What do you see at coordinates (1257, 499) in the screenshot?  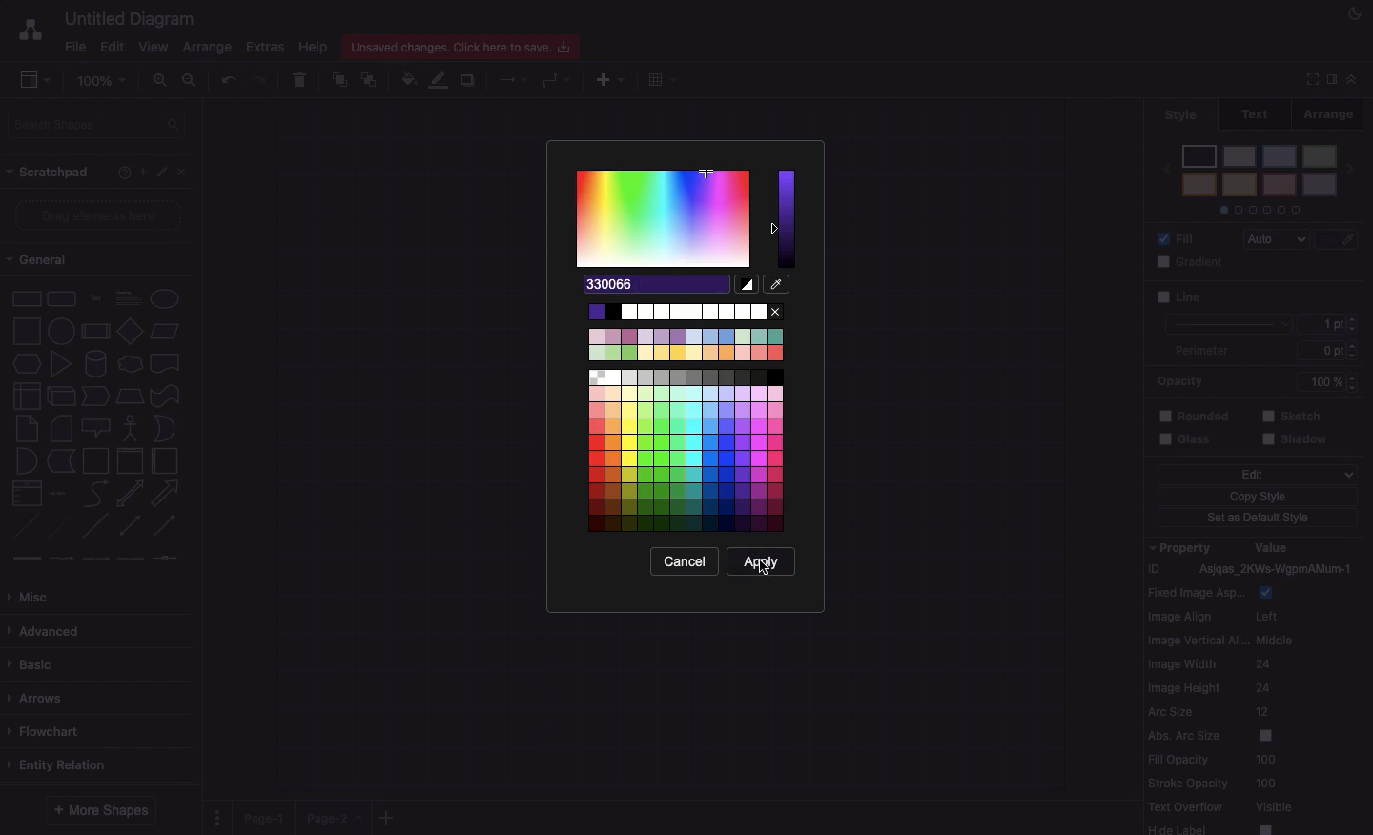 I see `Copy style` at bounding box center [1257, 499].